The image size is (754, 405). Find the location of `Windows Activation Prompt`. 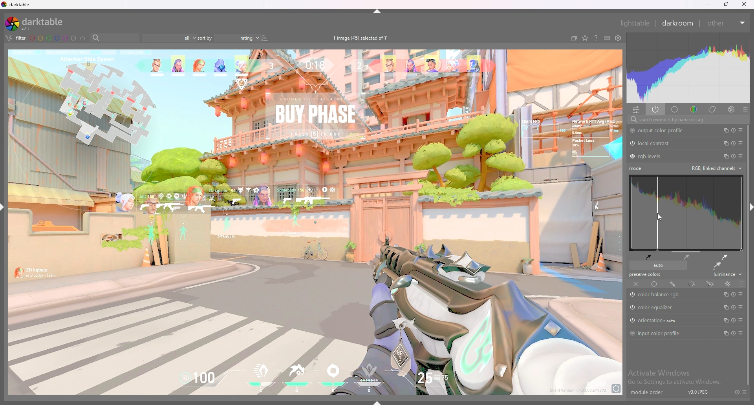

Windows Activation Prompt is located at coordinates (677, 377).